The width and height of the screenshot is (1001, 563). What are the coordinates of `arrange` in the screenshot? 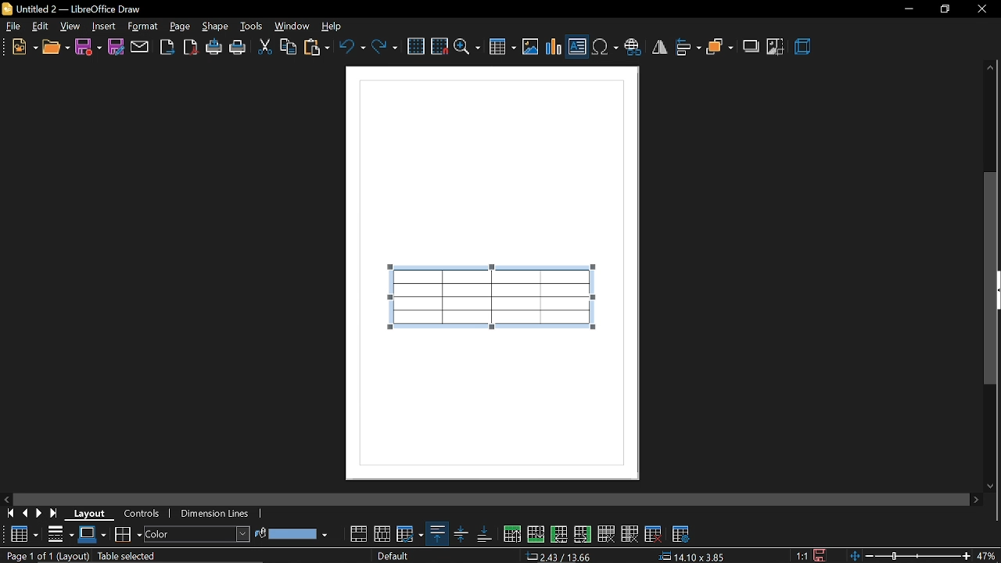 It's located at (719, 45).